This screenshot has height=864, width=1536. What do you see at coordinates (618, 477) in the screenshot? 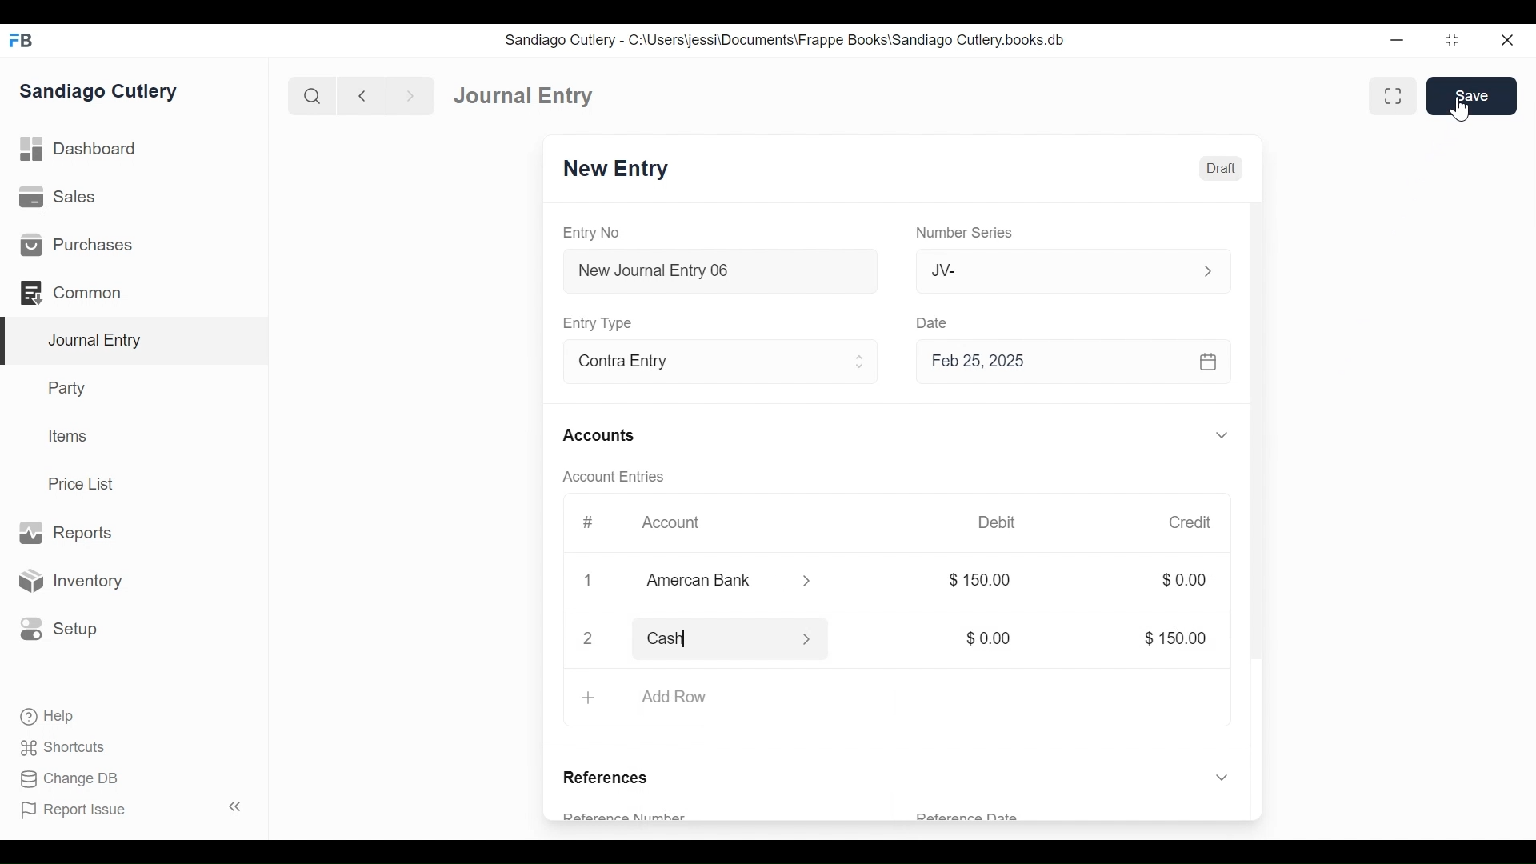
I see `Account Entries` at bounding box center [618, 477].